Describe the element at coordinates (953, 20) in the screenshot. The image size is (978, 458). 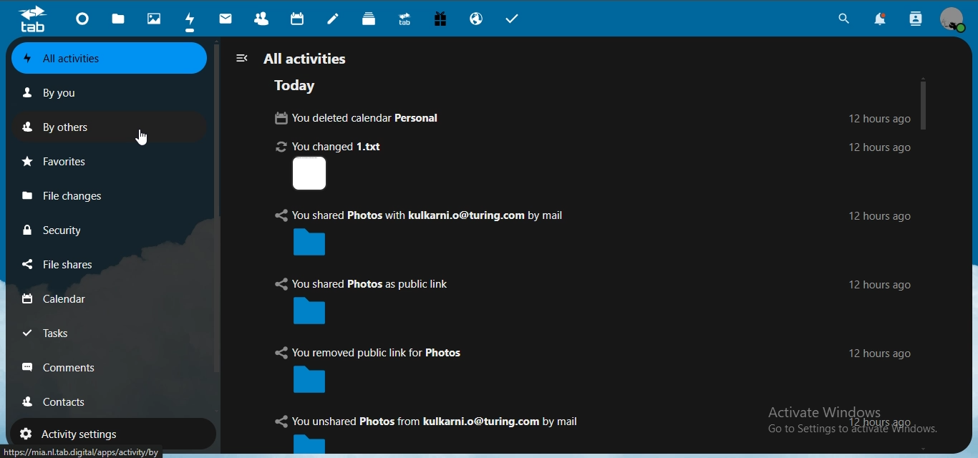
I see `view profile` at that location.